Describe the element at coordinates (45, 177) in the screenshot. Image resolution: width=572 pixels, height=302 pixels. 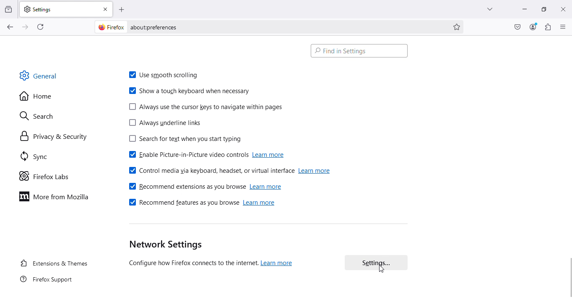
I see `Firefox labs` at that location.